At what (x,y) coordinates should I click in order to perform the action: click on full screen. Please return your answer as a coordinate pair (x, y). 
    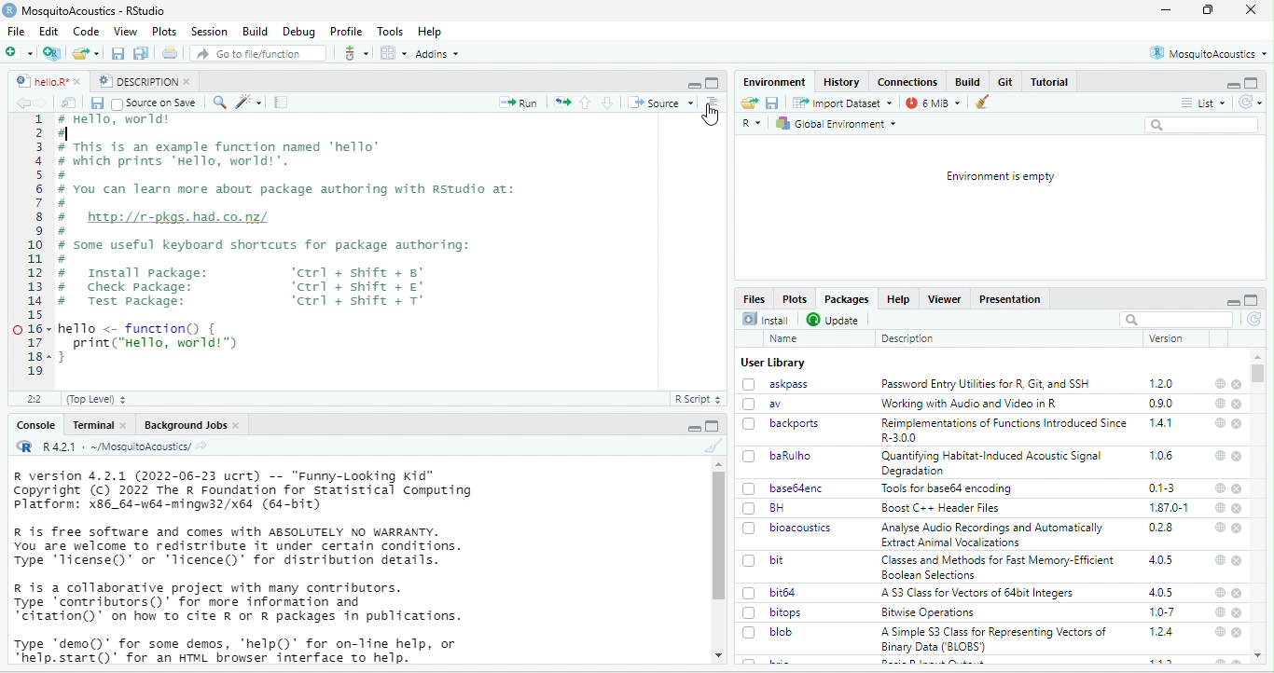
    Looking at the image, I should click on (1207, 9).